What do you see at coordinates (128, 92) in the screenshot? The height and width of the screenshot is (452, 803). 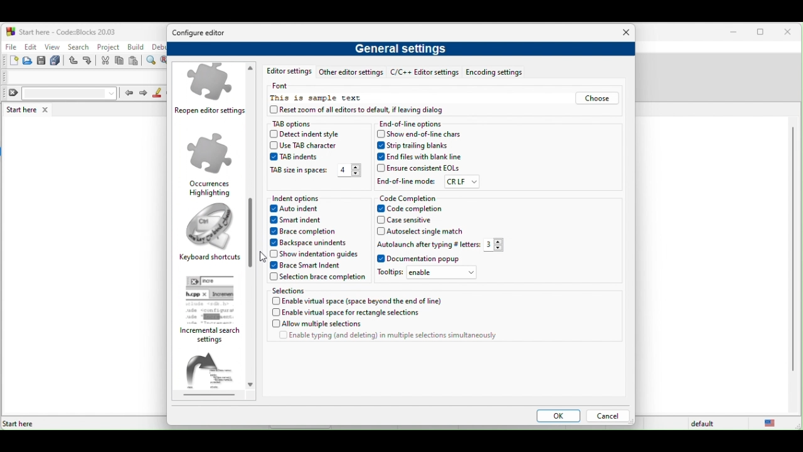 I see `prev` at bounding box center [128, 92].